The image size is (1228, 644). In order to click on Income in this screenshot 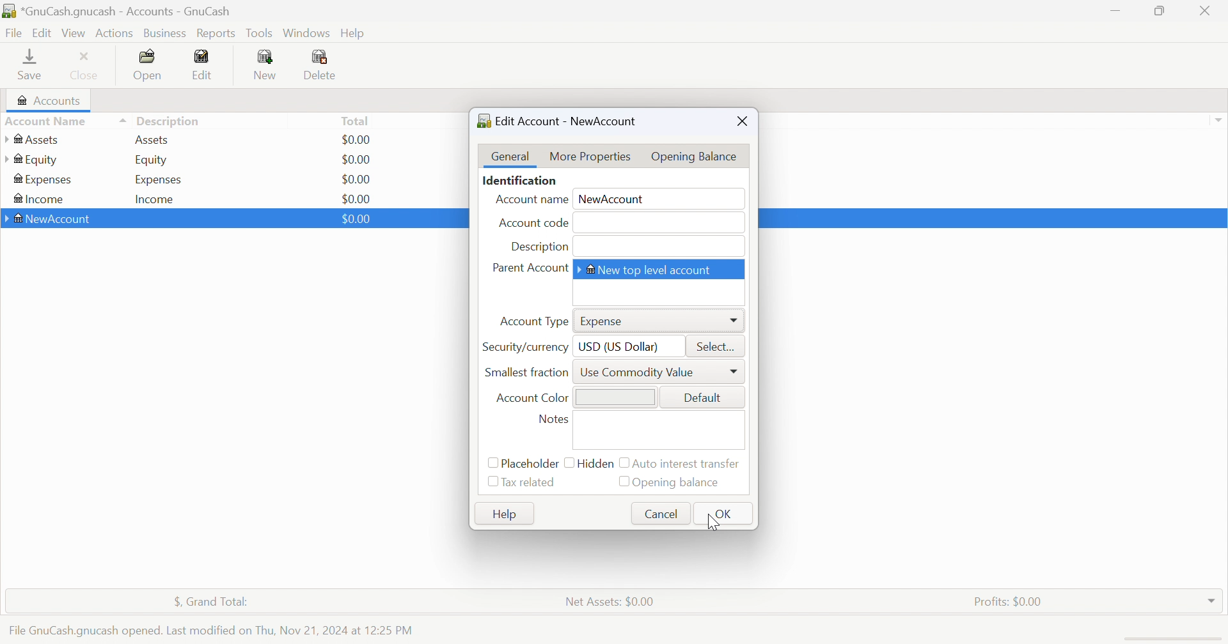, I will do `click(38, 200)`.